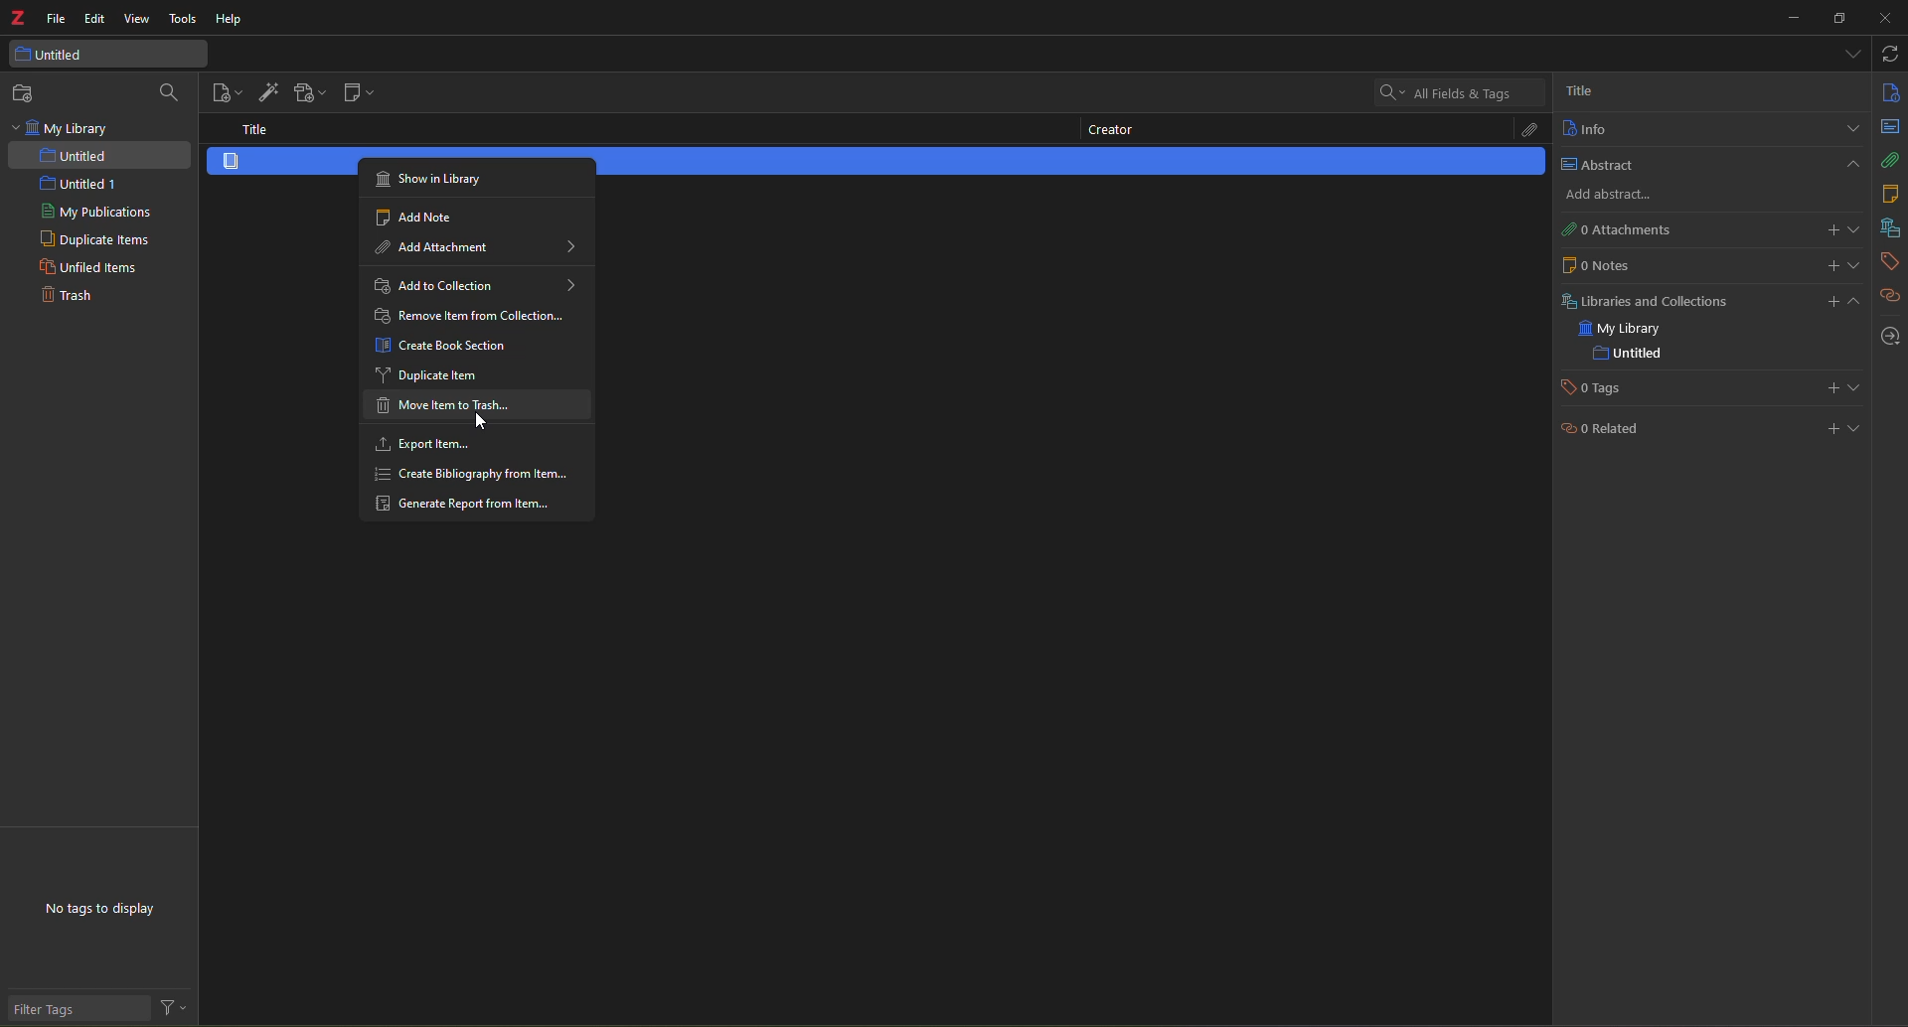 The height and width of the screenshot is (1027, 1908). What do you see at coordinates (1594, 164) in the screenshot?
I see `abstract` at bounding box center [1594, 164].